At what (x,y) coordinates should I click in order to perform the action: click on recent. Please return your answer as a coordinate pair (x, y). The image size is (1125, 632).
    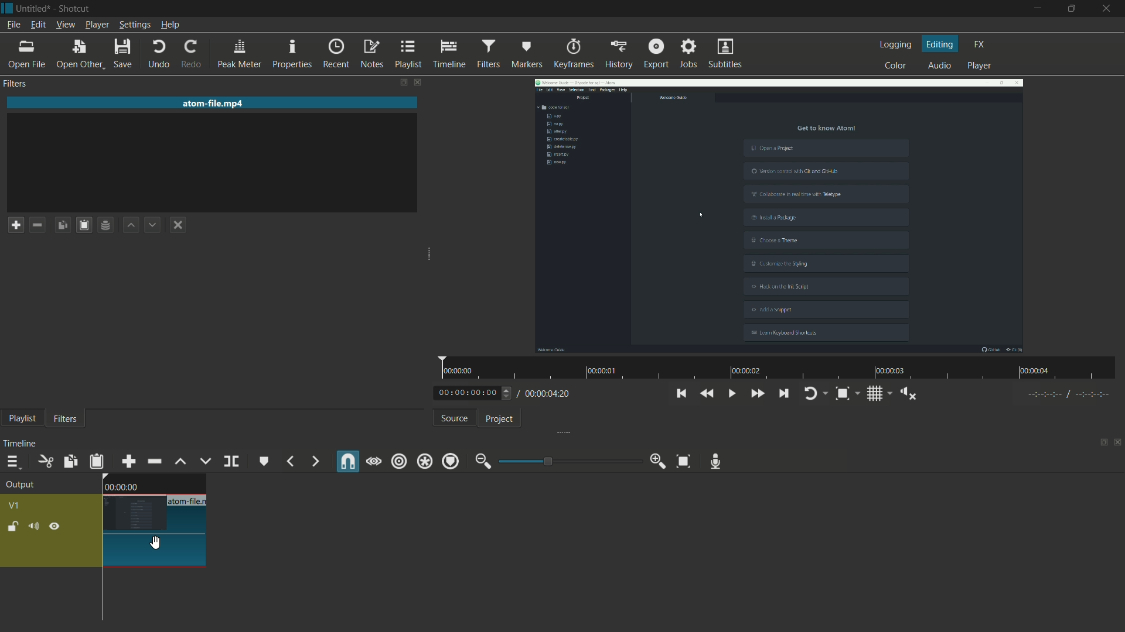
    Looking at the image, I should click on (333, 53).